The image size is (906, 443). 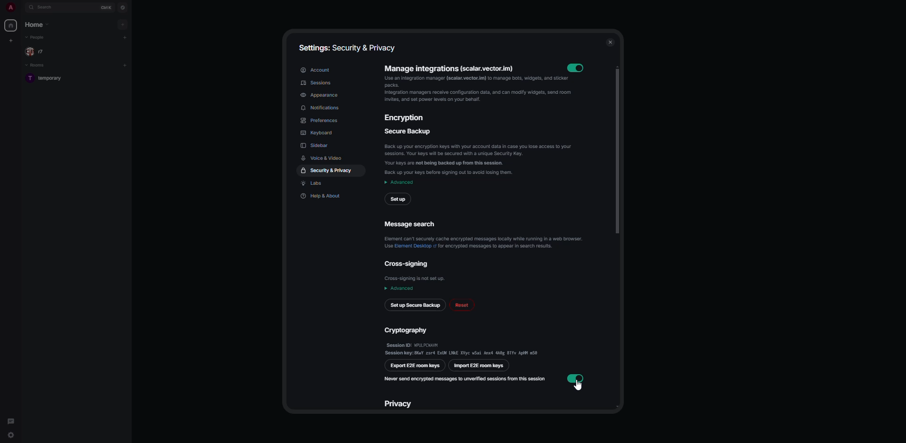 I want to click on expand, so click(x=21, y=8).